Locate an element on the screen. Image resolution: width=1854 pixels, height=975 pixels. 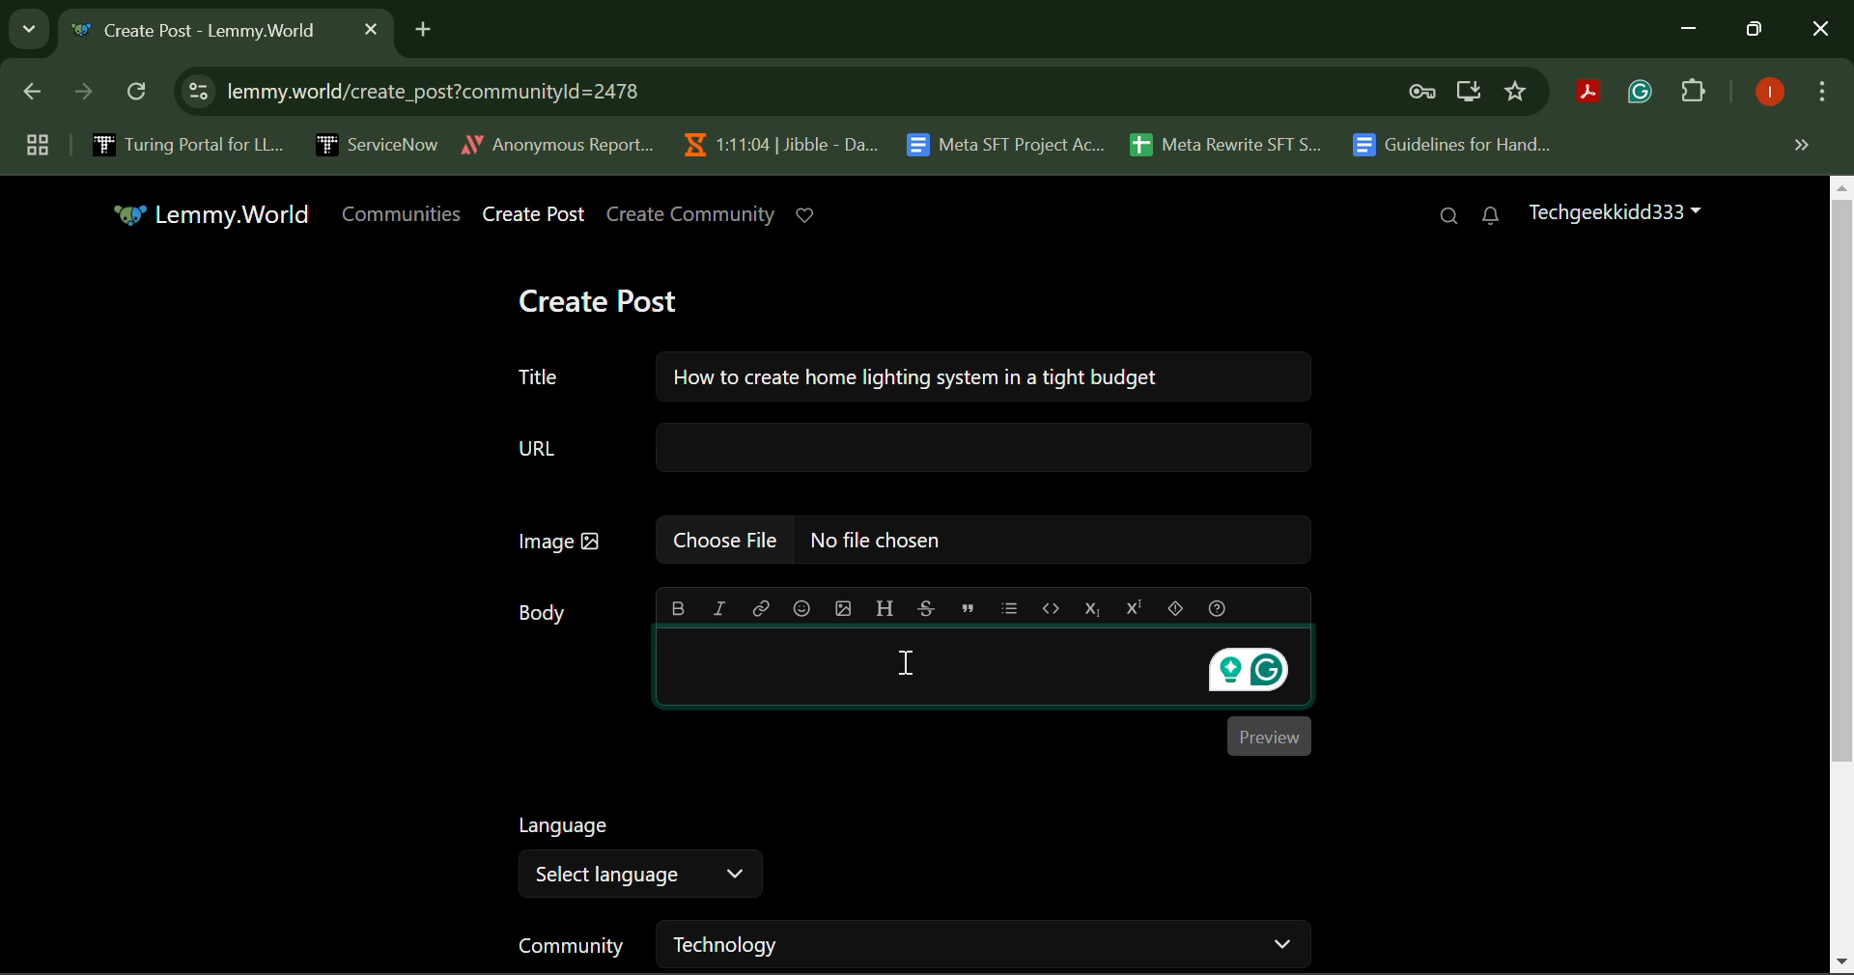
Browser Extension is located at coordinates (1644, 93).